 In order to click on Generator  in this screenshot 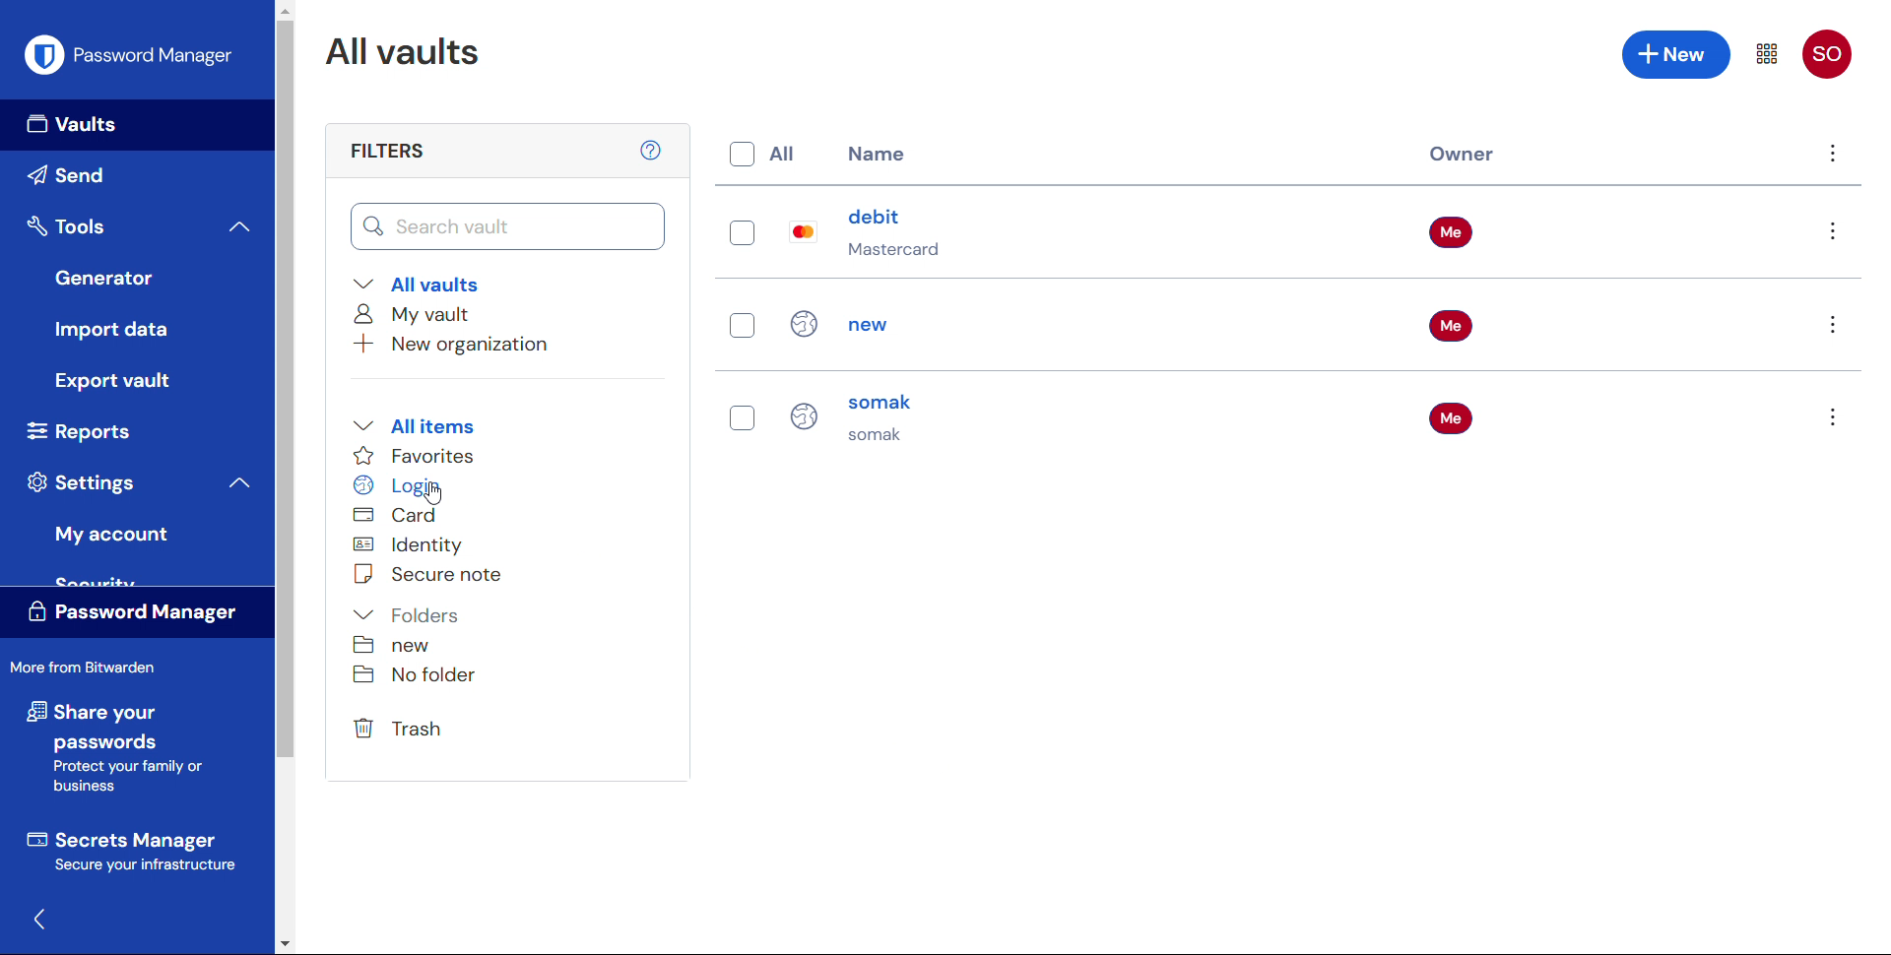, I will do `click(102, 278)`.